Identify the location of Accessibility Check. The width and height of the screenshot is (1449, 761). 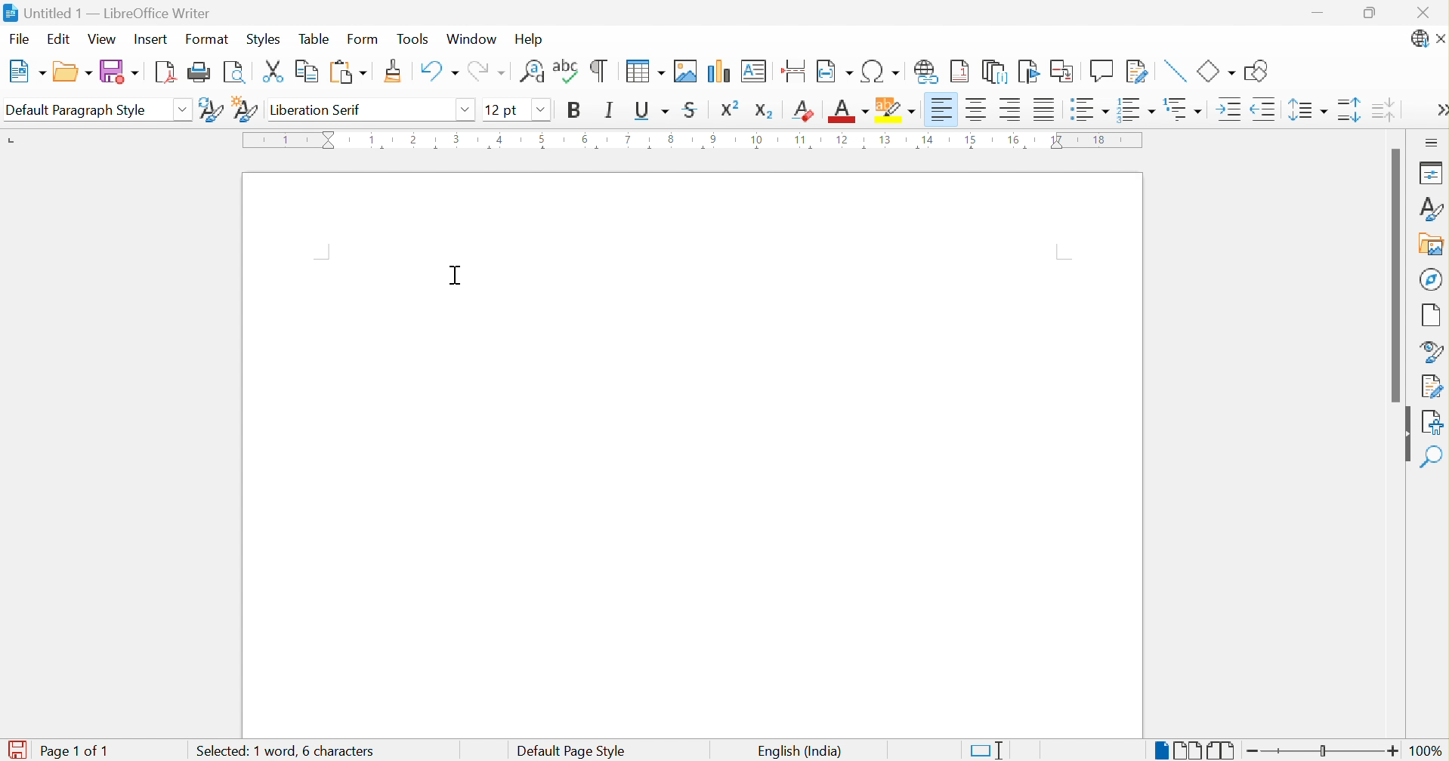
(1435, 421).